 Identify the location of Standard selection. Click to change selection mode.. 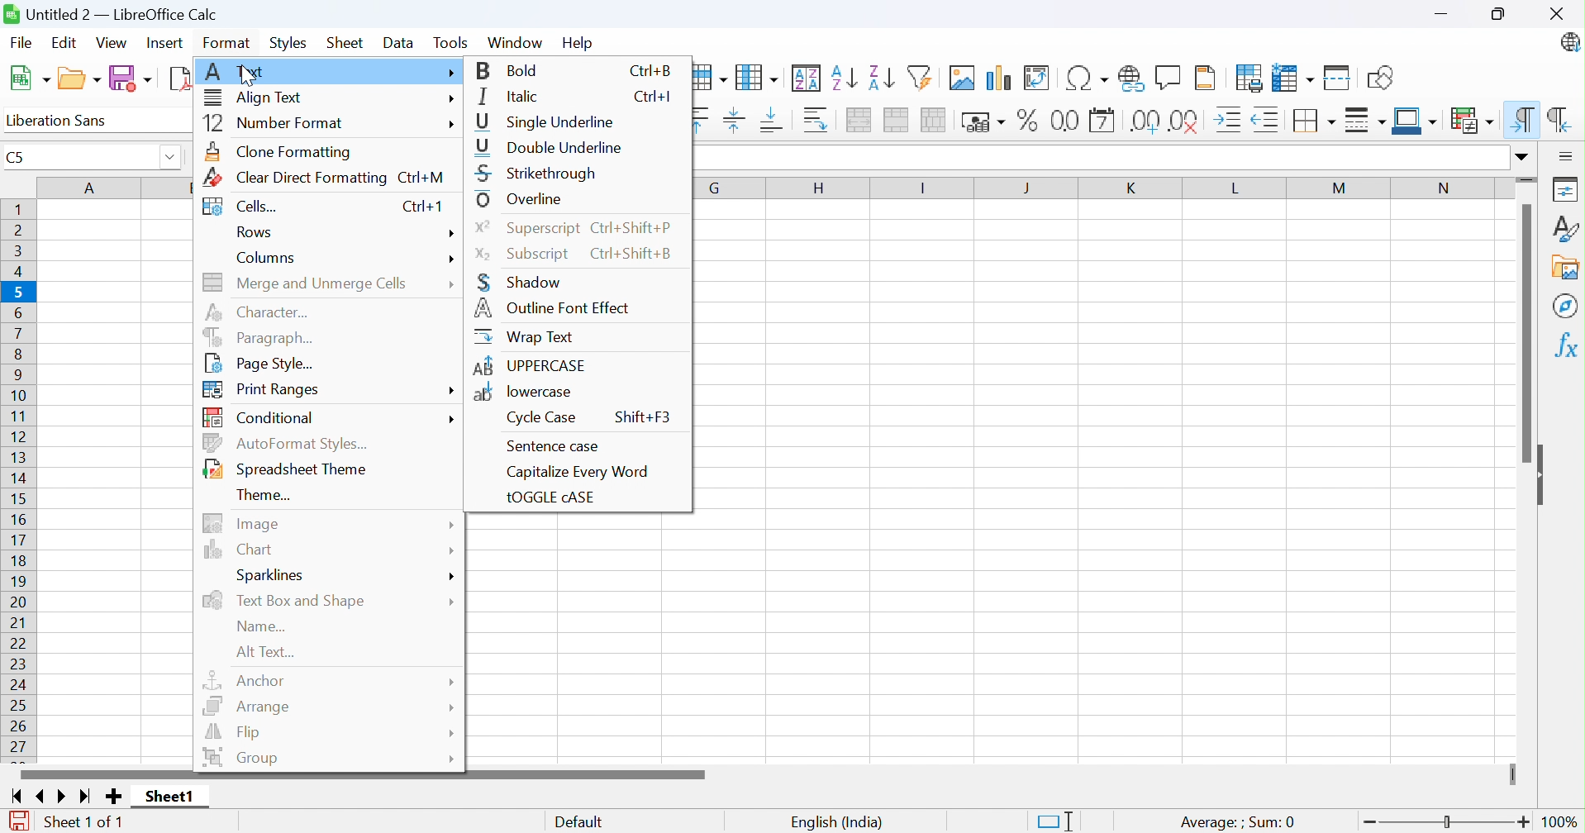
(1055, 821).